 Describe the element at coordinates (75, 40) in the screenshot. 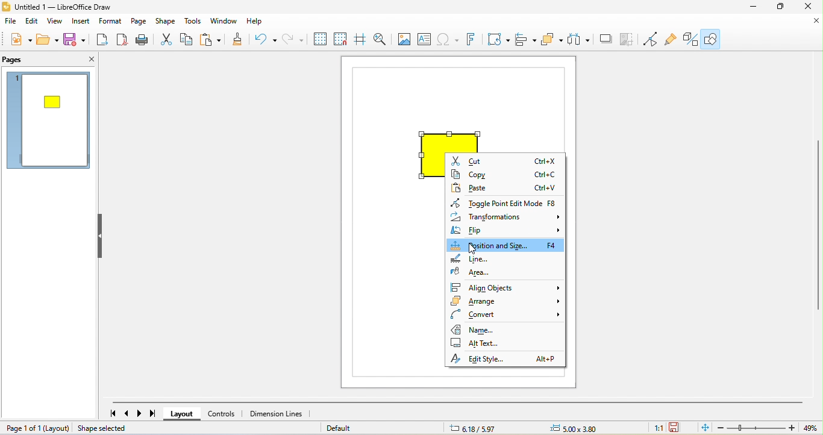

I see `save` at that location.